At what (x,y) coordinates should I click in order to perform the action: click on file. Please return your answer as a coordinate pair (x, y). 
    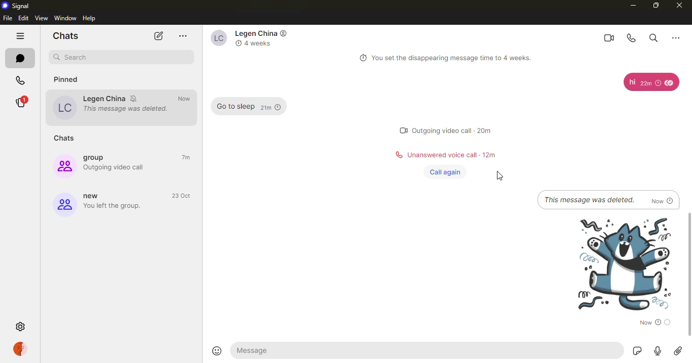
    Looking at the image, I should click on (7, 18).